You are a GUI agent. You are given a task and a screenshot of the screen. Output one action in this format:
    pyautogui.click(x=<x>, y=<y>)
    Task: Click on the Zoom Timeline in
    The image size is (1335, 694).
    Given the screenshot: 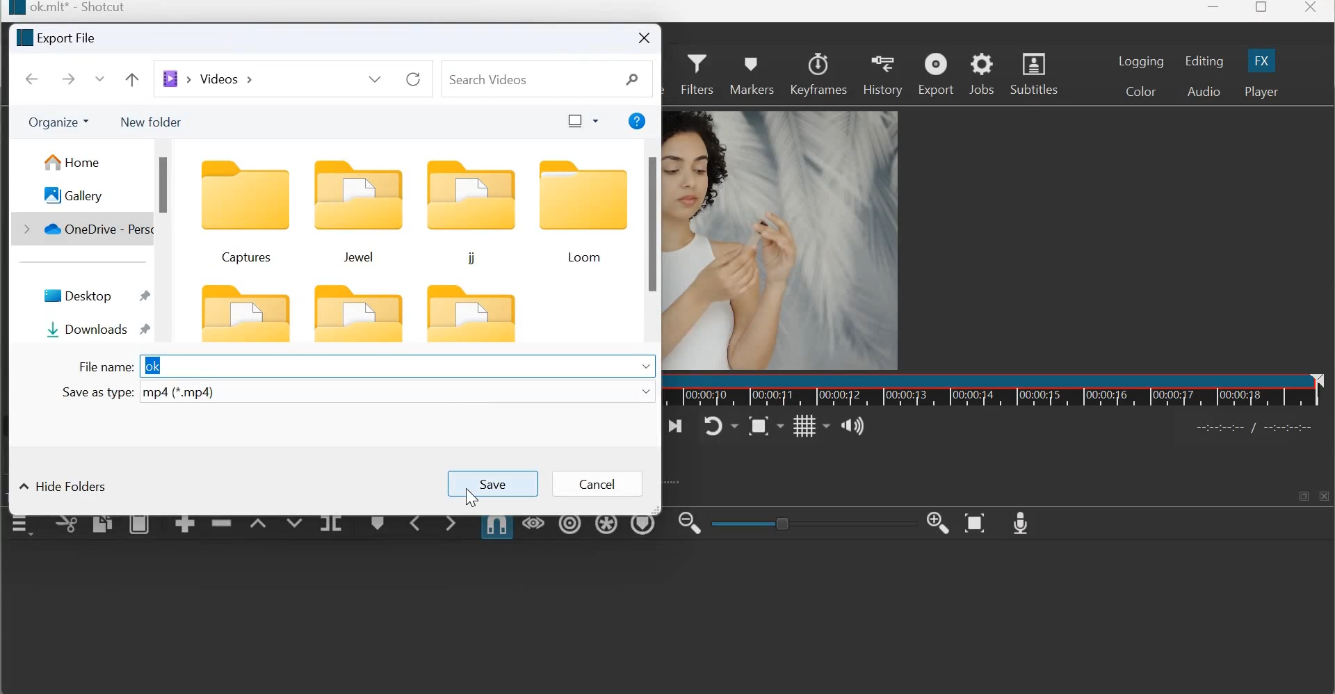 What is the action you would take?
    pyautogui.click(x=939, y=524)
    